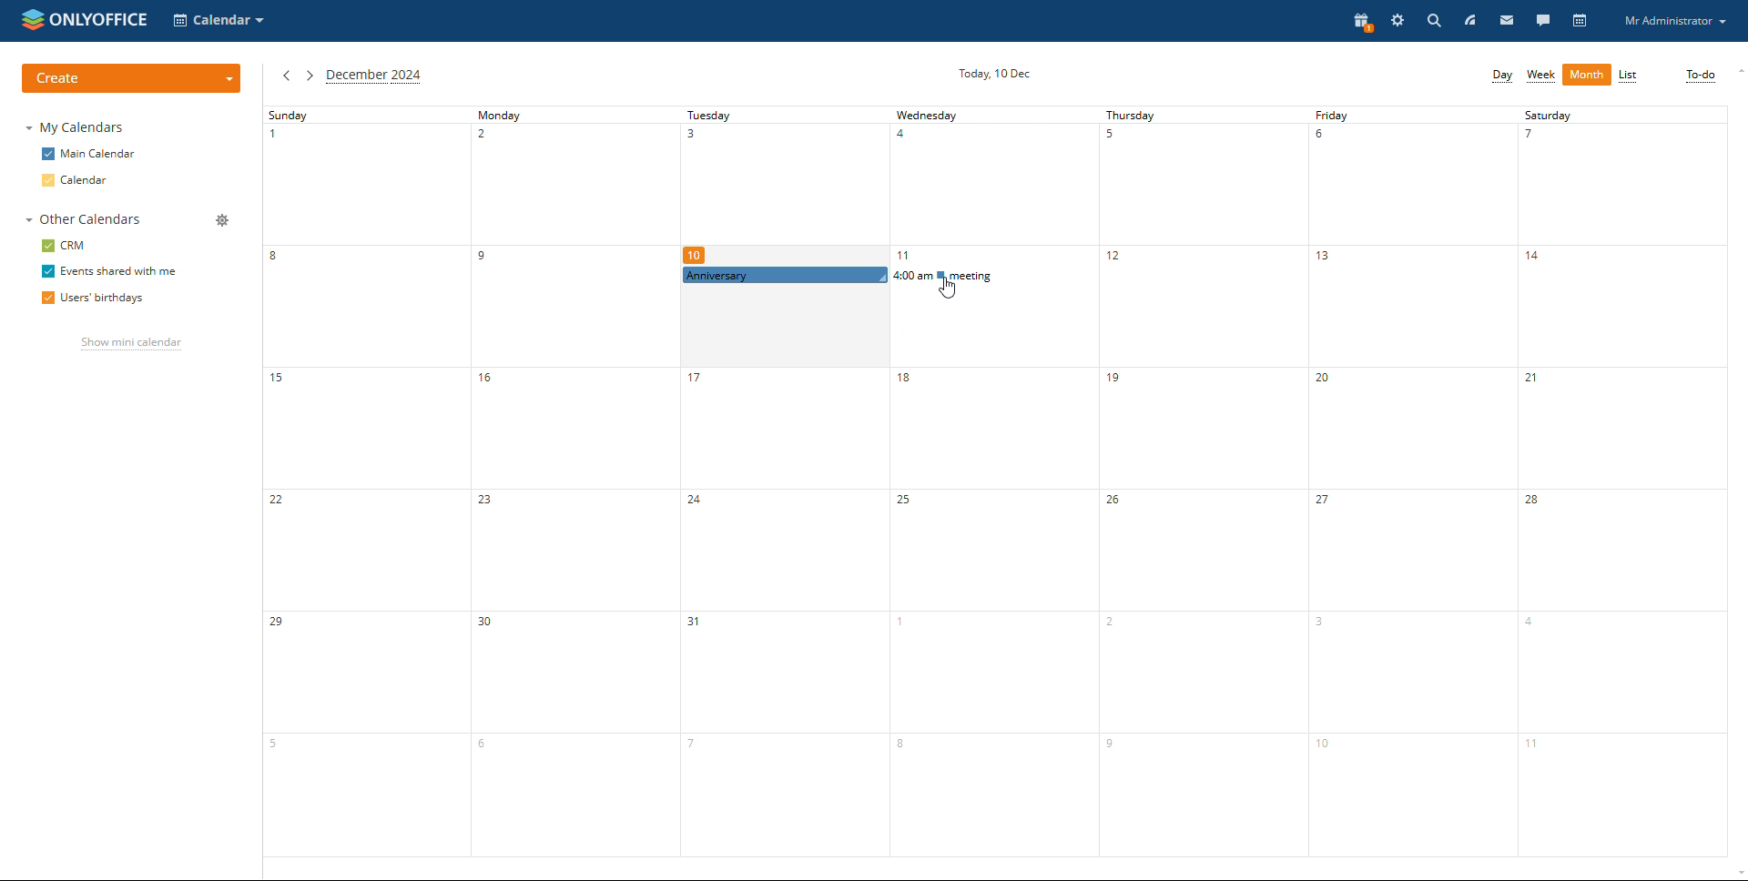 This screenshot has width=1748, height=881. Describe the element at coordinates (133, 344) in the screenshot. I see `show mini calendar` at that location.